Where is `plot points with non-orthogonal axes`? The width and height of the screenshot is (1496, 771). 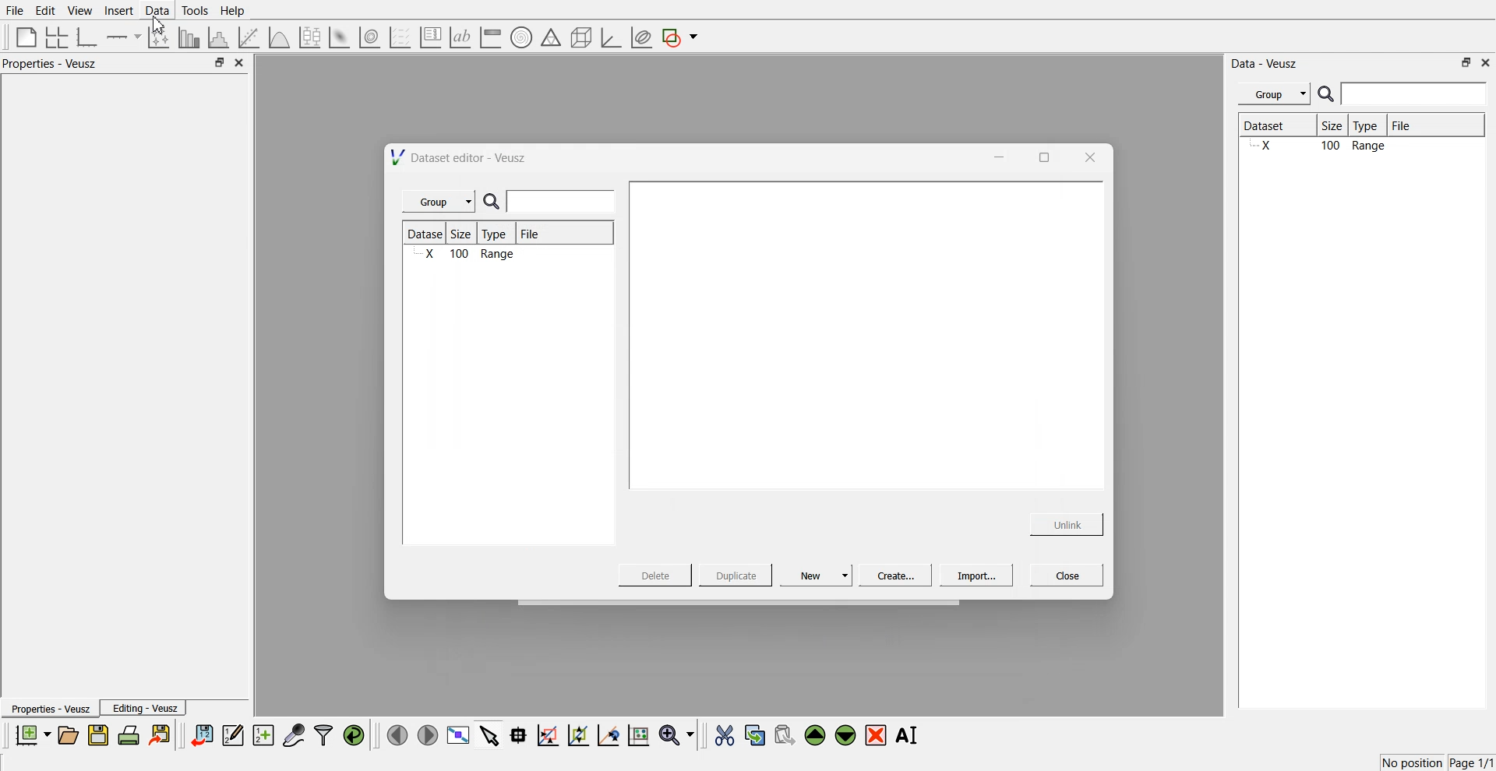
plot points with non-orthogonal axes is located at coordinates (157, 37).